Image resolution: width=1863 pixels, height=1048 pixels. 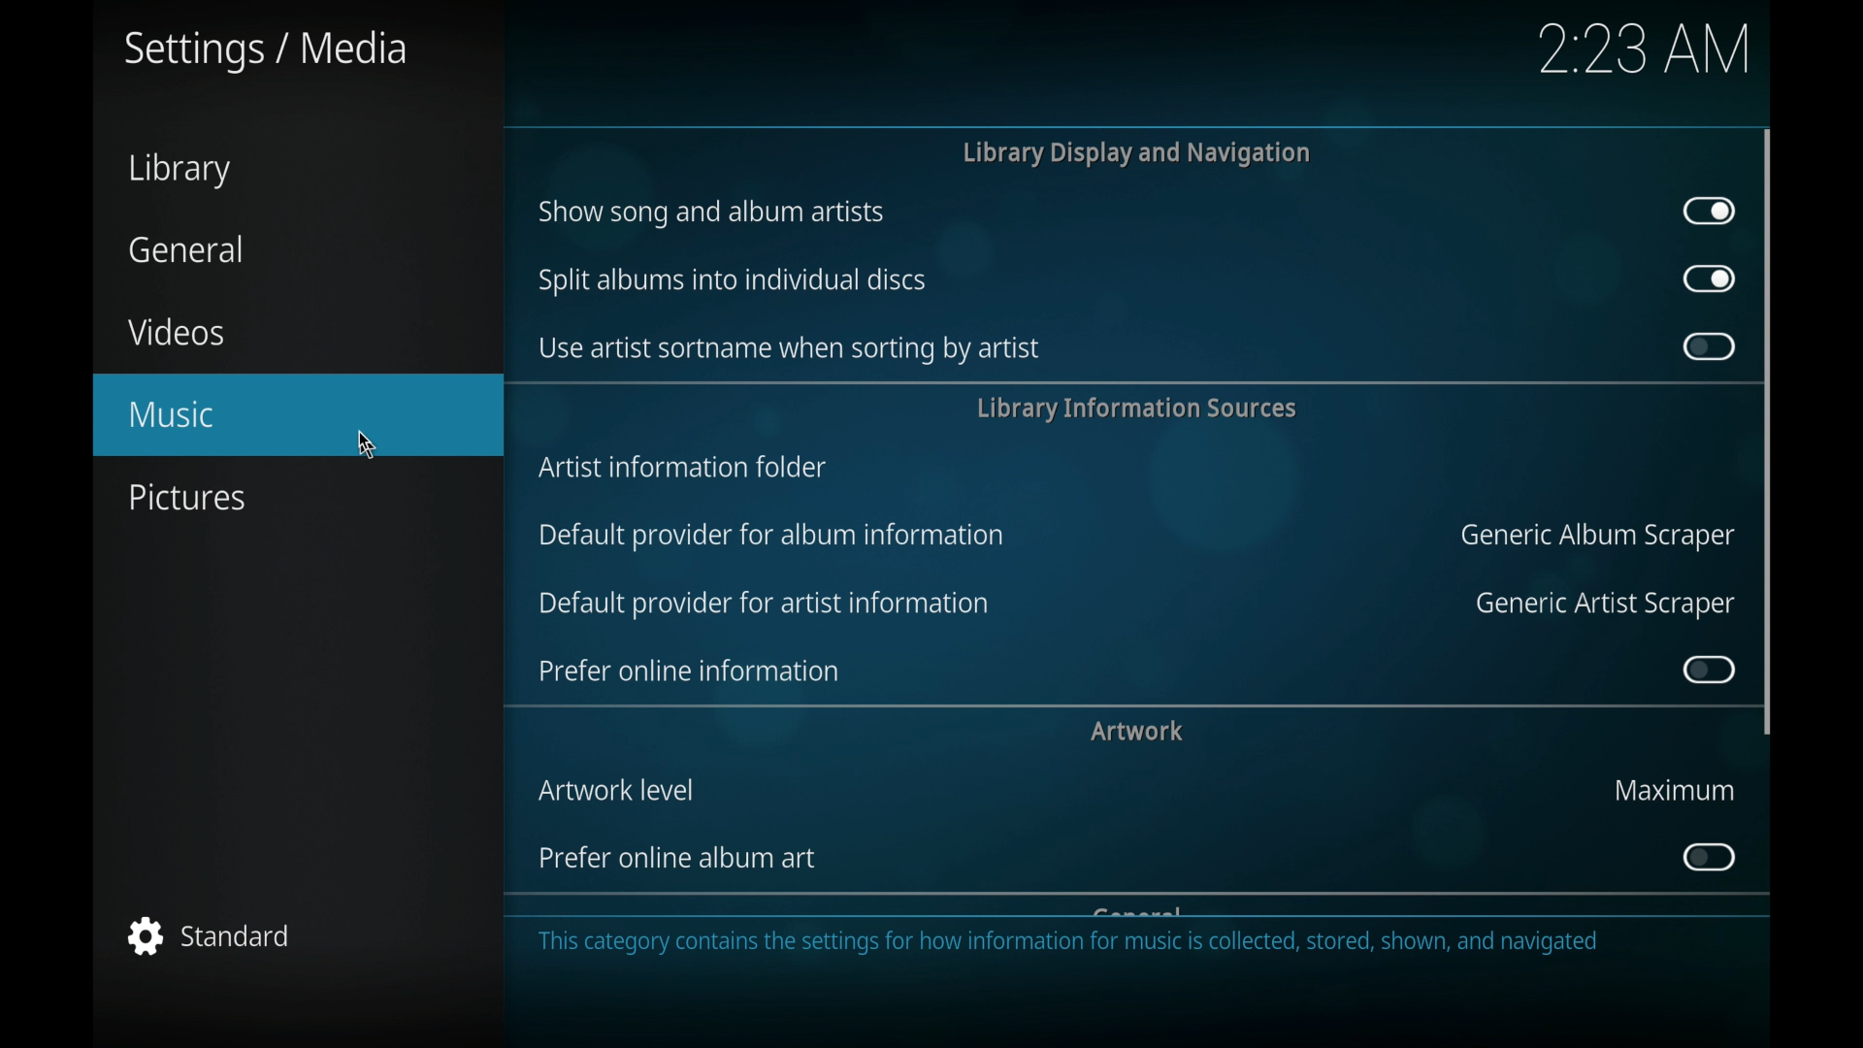 What do you see at coordinates (1136, 409) in the screenshot?
I see `library information source` at bounding box center [1136, 409].